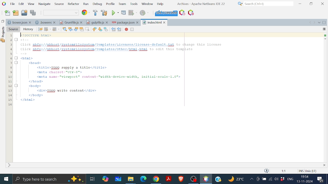 The height and width of the screenshot is (184, 328). What do you see at coordinates (270, 180) in the screenshot?
I see `Internet Access` at bounding box center [270, 180].